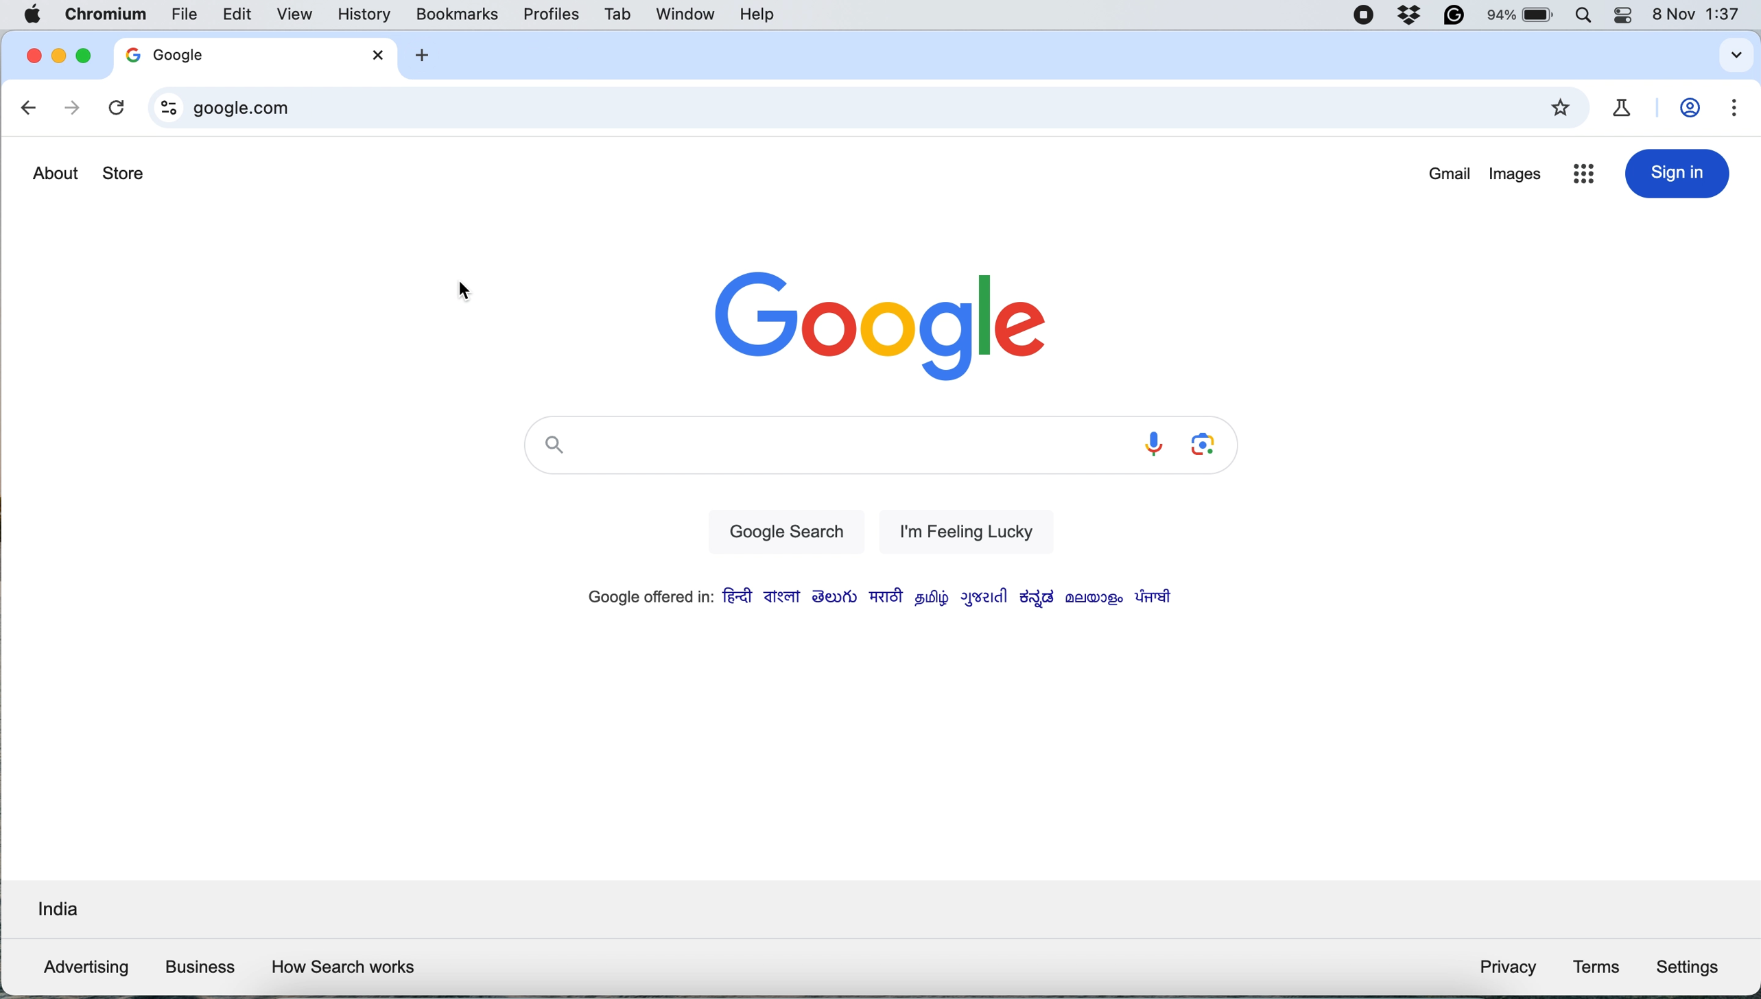 The image size is (1761, 999). Describe the element at coordinates (185, 13) in the screenshot. I see `file` at that location.